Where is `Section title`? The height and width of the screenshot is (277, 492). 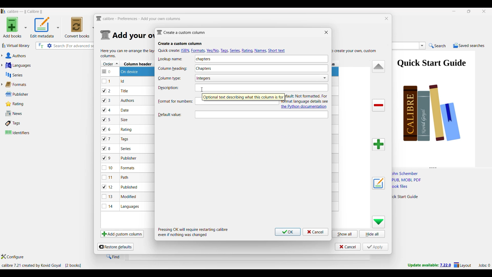
Section title is located at coordinates (180, 44).